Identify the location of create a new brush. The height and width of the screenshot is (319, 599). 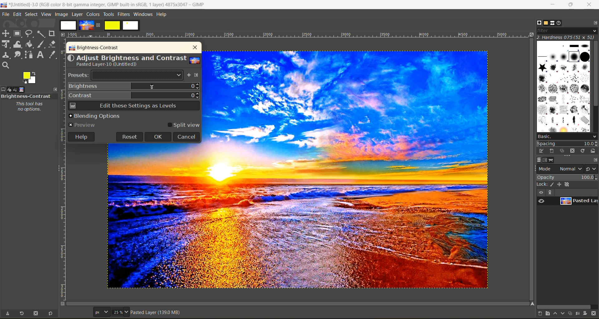
(551, 150).